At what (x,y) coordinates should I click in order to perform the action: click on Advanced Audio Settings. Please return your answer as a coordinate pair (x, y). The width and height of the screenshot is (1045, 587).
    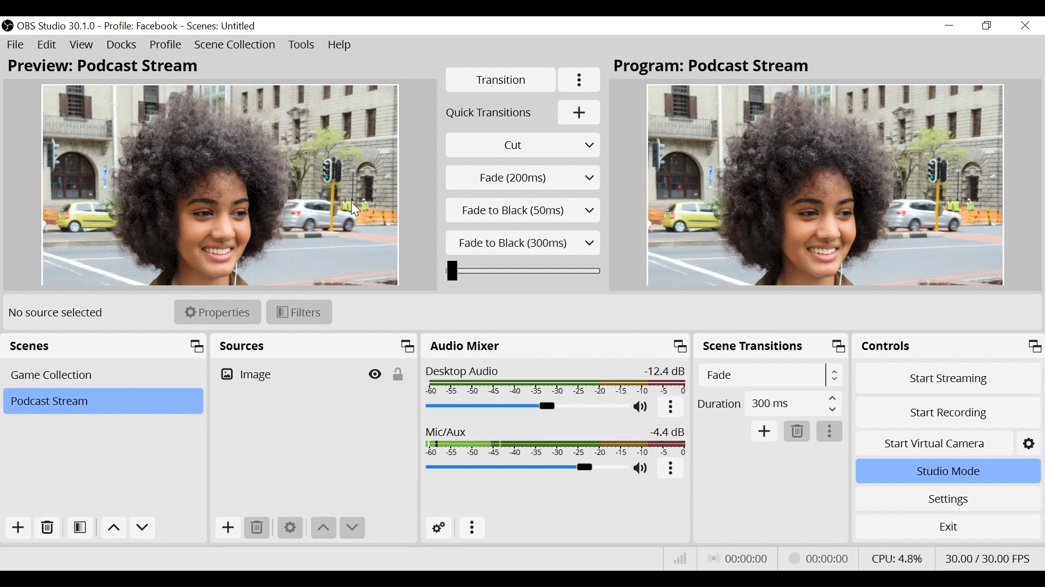
    Looking at the image, I should click on (439, 528).